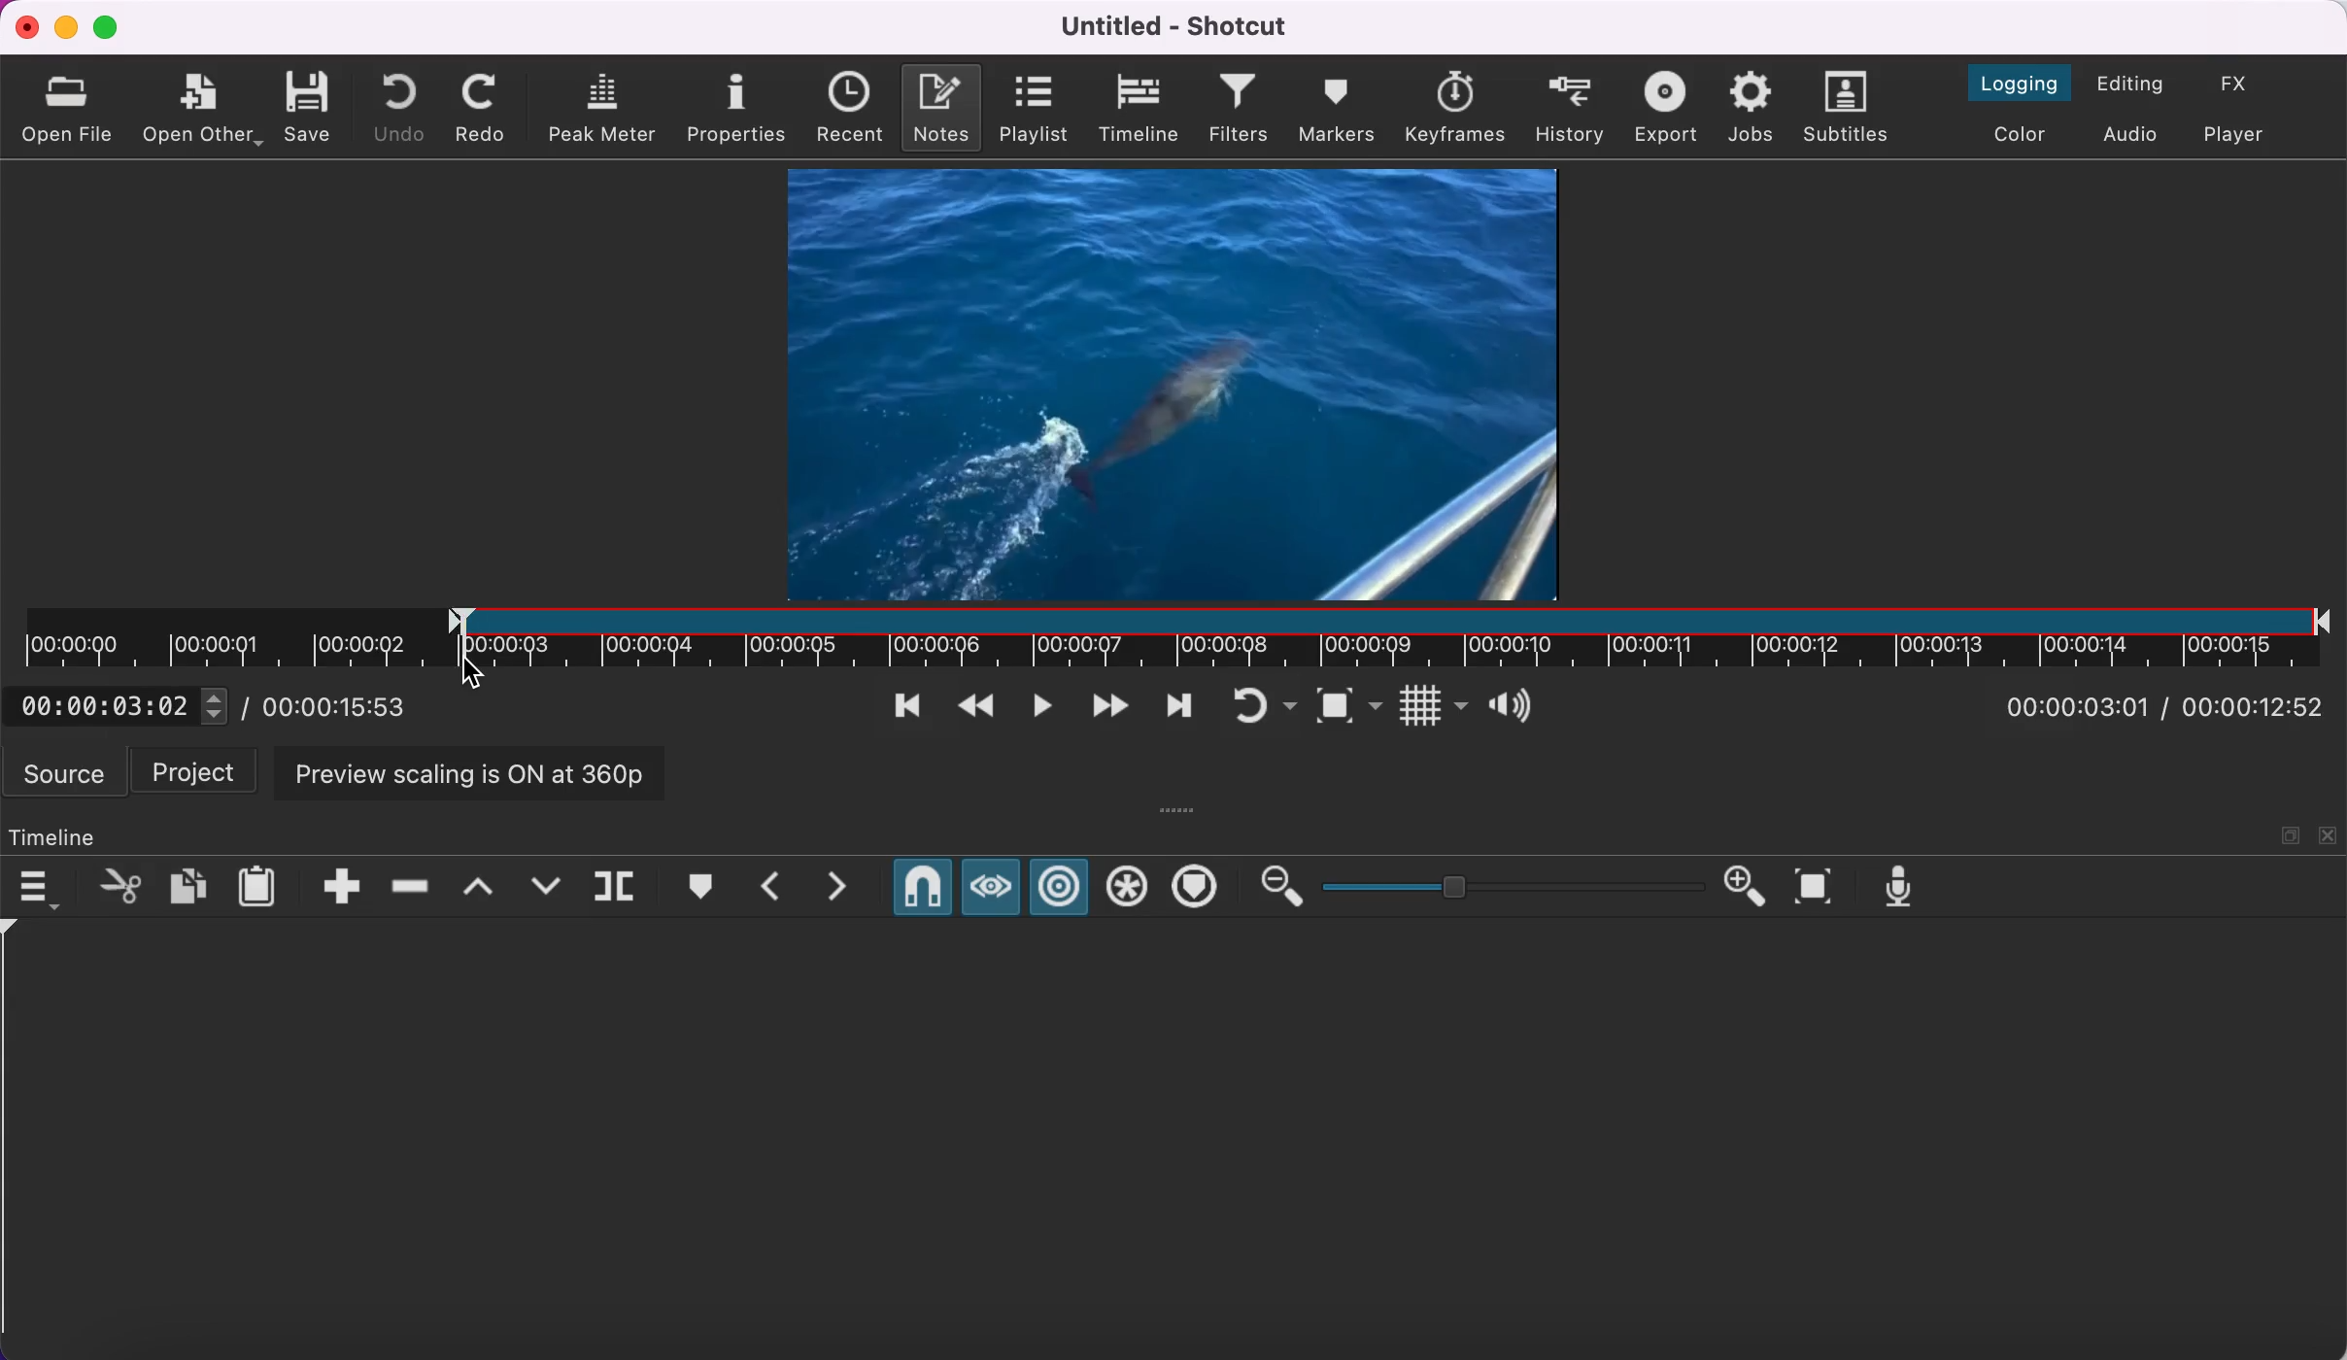 The image size is (2347, 1360). What do you see at coordinates (41, 884) in the screenshot?
I see `timeline menu` at bounding box center [41, 884].